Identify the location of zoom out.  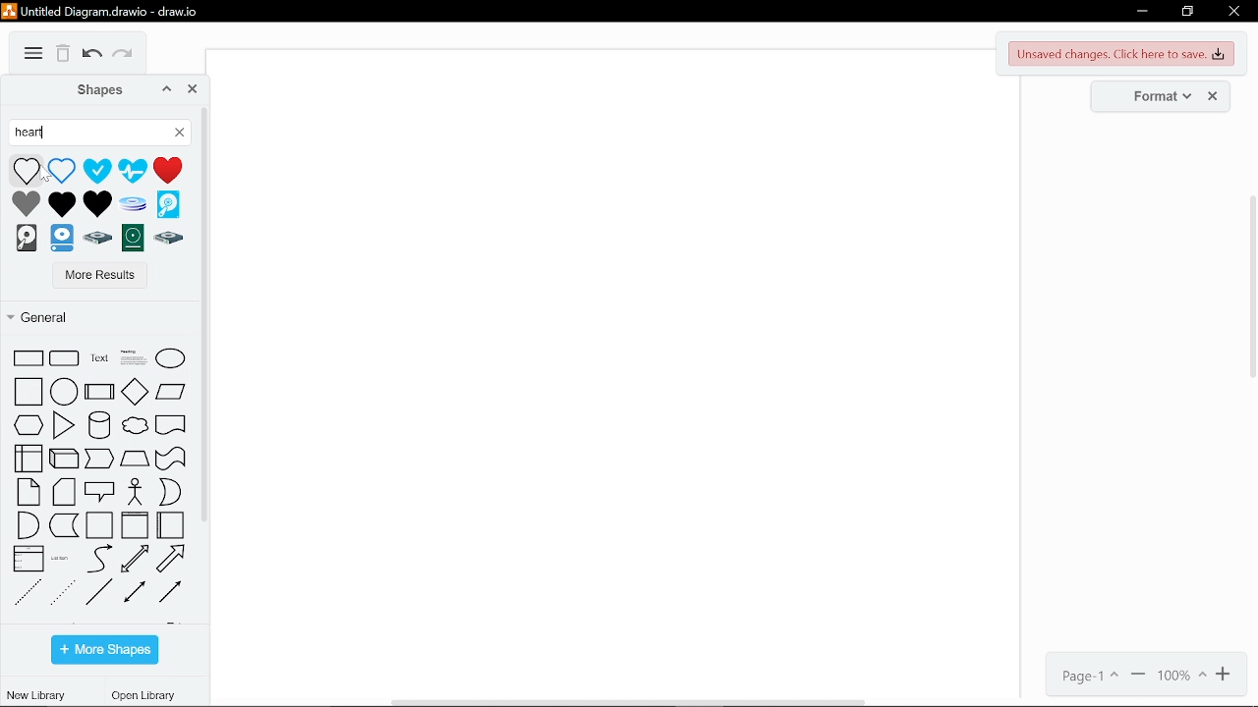
(1139, 676).